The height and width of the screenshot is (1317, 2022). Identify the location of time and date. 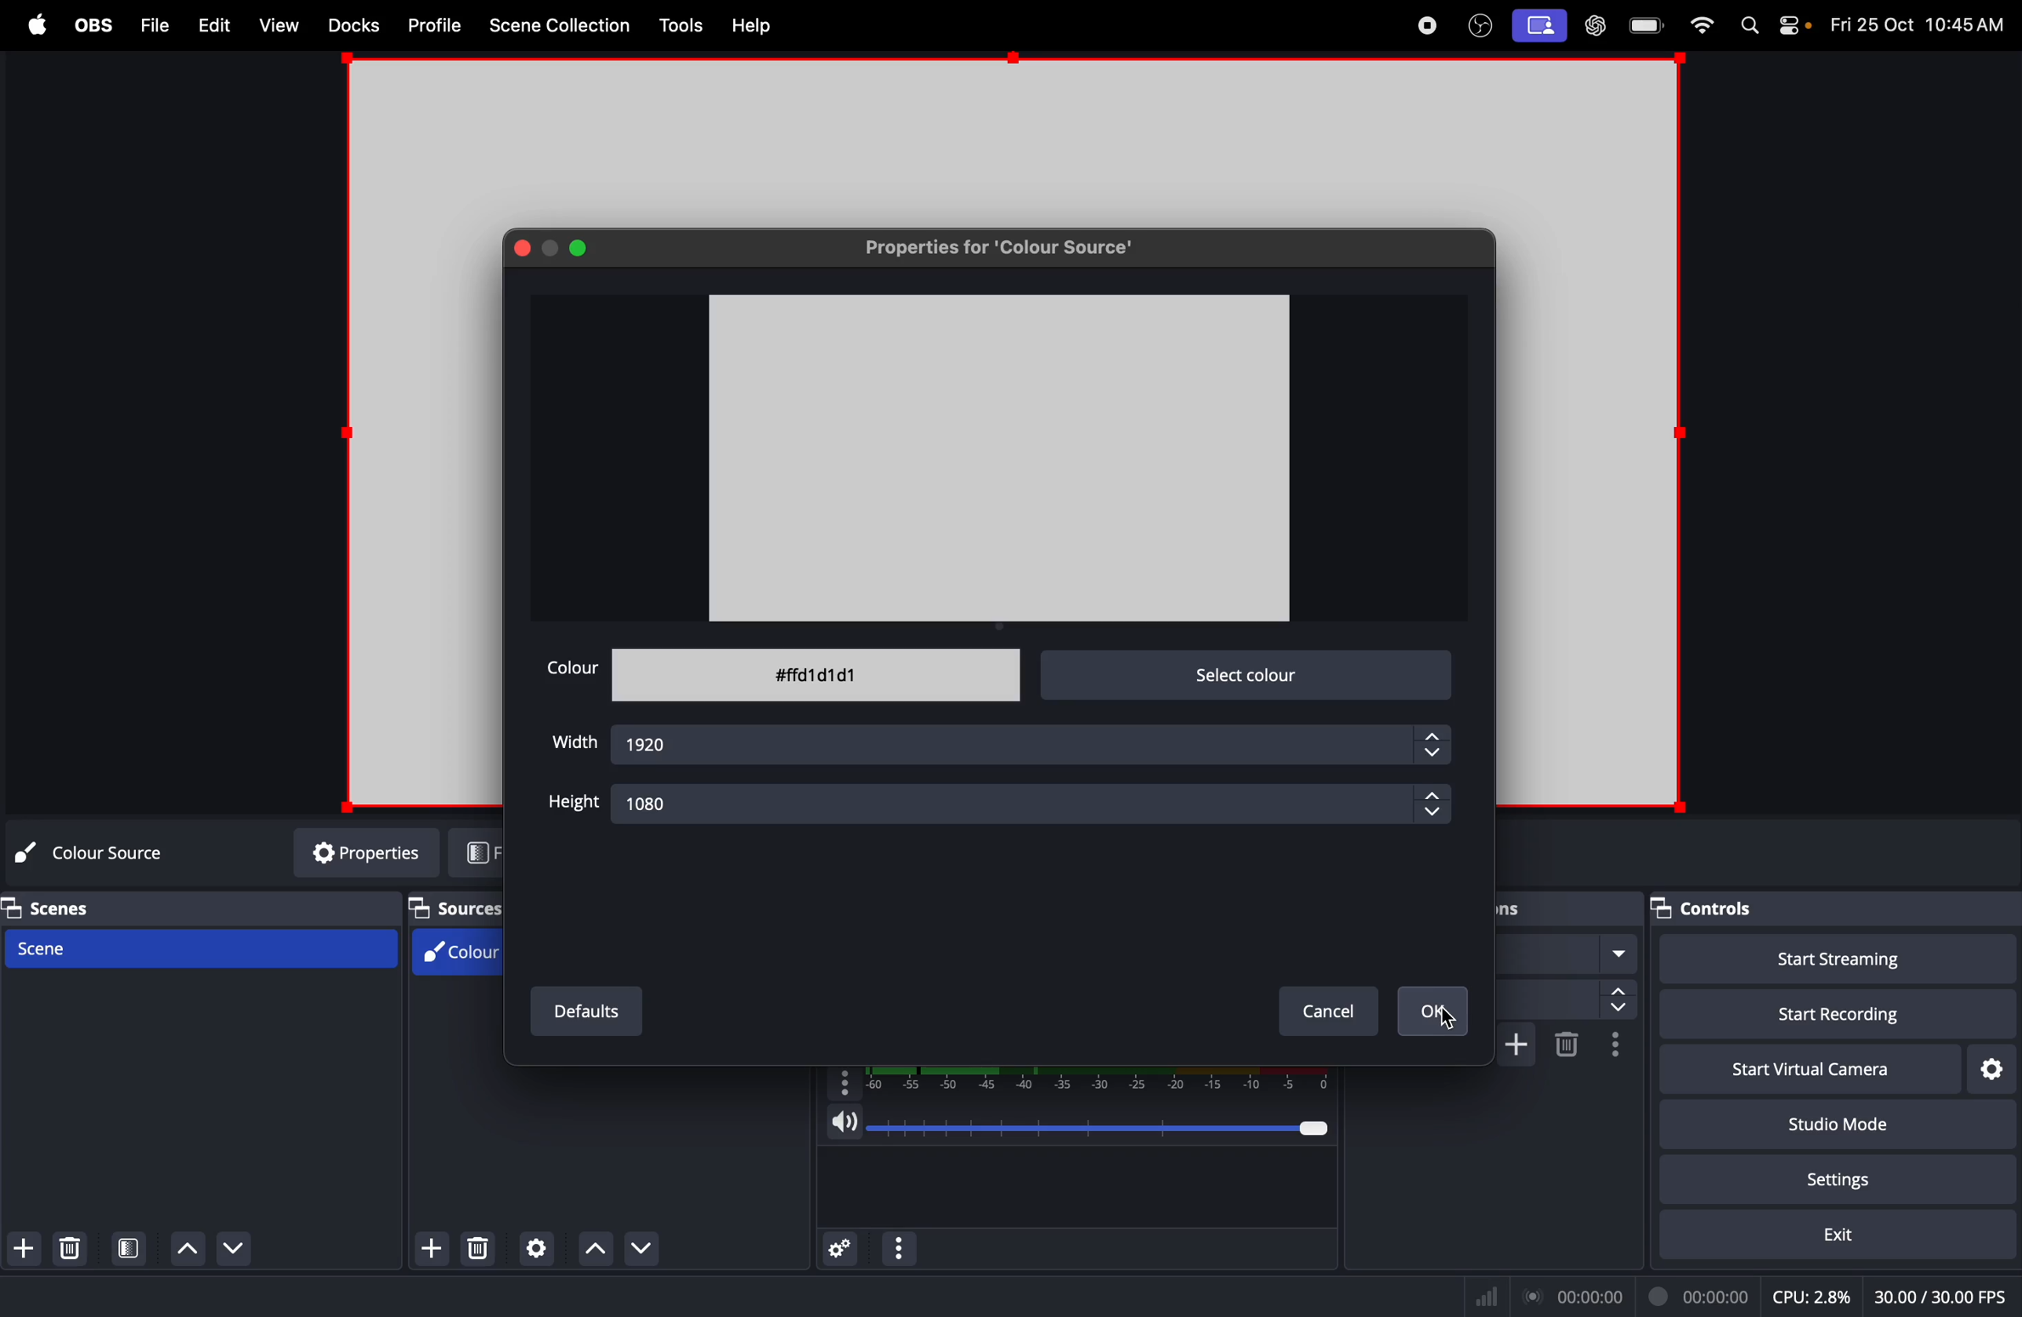
(1919, 21).